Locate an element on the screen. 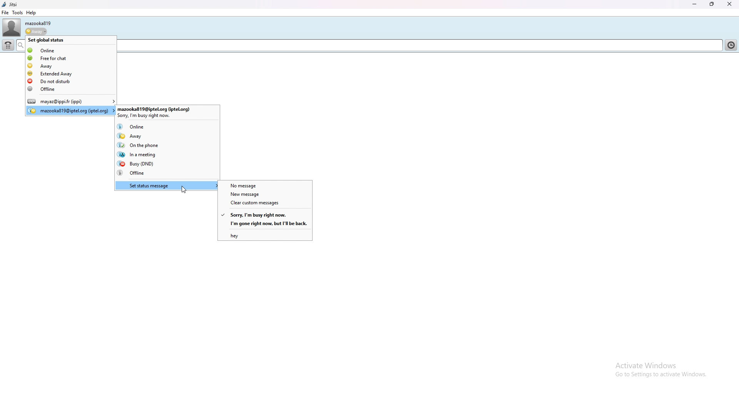  set status message is located at coordinates (167, 185).